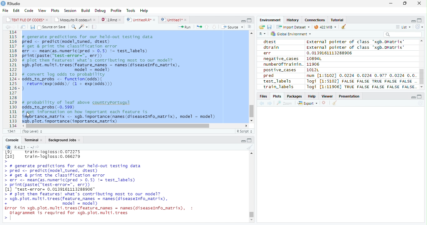  What do you see at coordinates (5, 10) in the screenshot?
I see `File` at bounding box center [5, 10].